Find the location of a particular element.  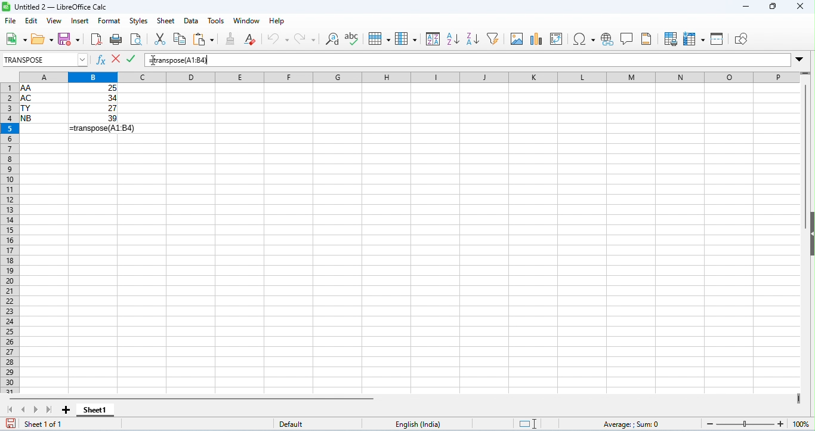

format is located at coordinates (110, 21).